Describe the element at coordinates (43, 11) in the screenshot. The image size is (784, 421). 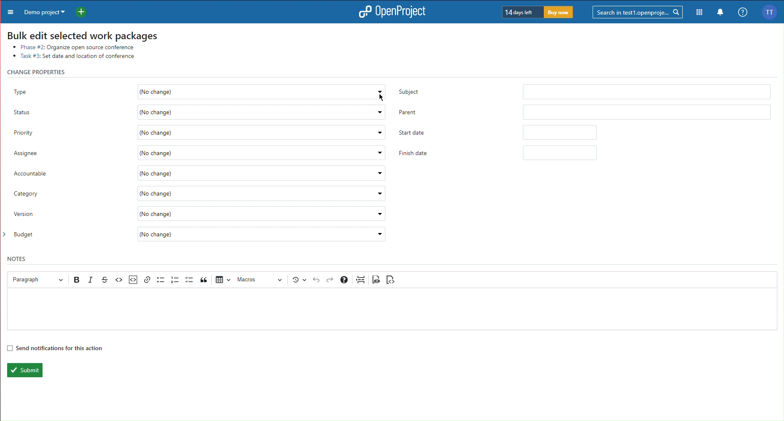
I see `Demo project` at that location.